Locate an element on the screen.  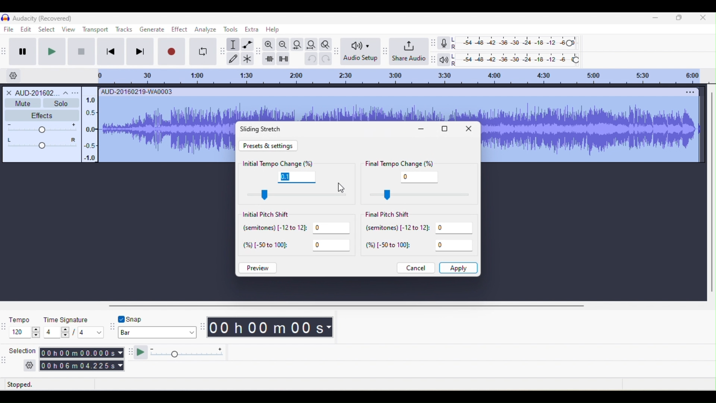
0.1 is located at coordinates (298, 177).